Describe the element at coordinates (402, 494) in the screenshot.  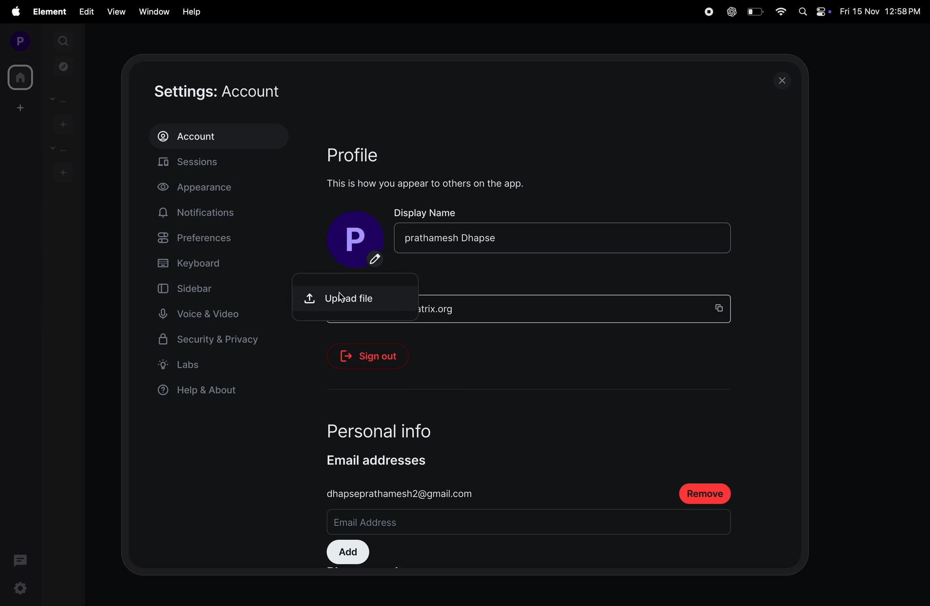
I see `gmail id` at that location.